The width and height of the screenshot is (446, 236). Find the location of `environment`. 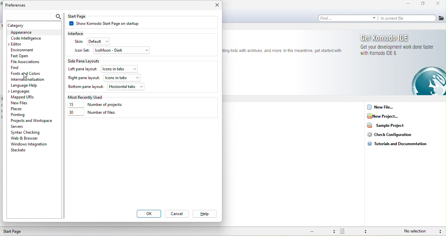

environment is located at coordinates (28, 49).